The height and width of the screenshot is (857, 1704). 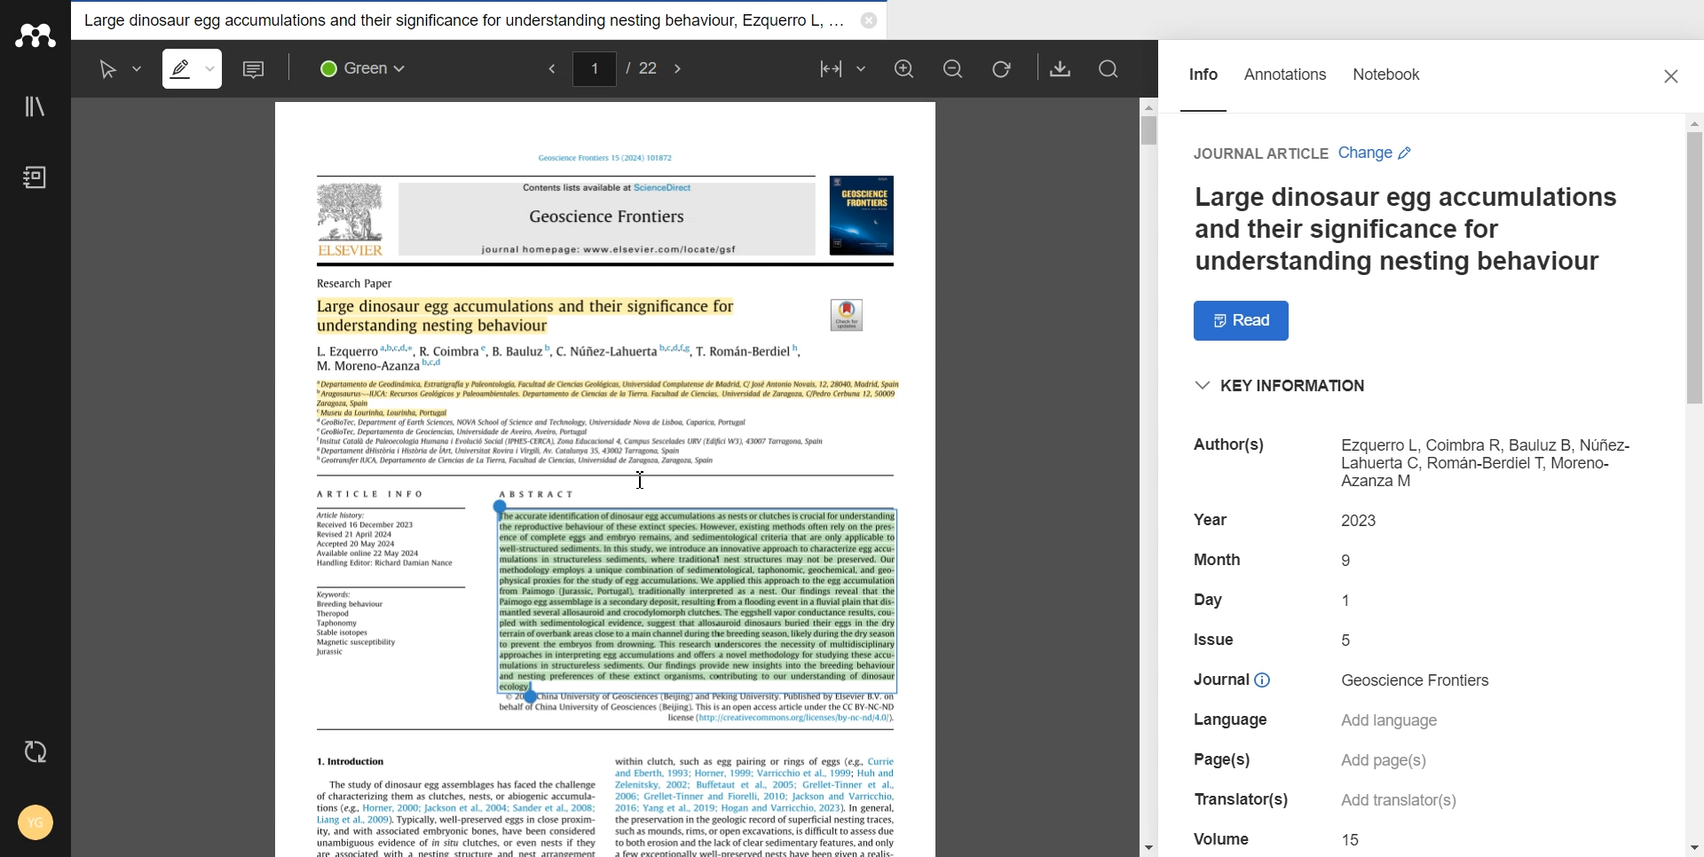 I want to click on text, so click(x=1230, y=721).